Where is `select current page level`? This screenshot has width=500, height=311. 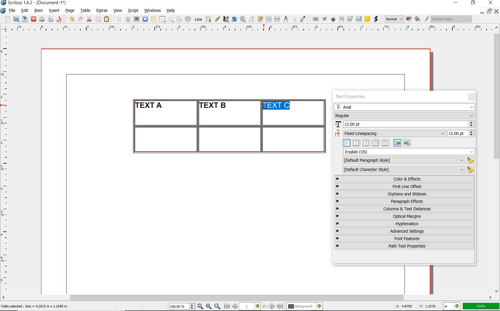 select current page level is located at coordinates (254, 306).